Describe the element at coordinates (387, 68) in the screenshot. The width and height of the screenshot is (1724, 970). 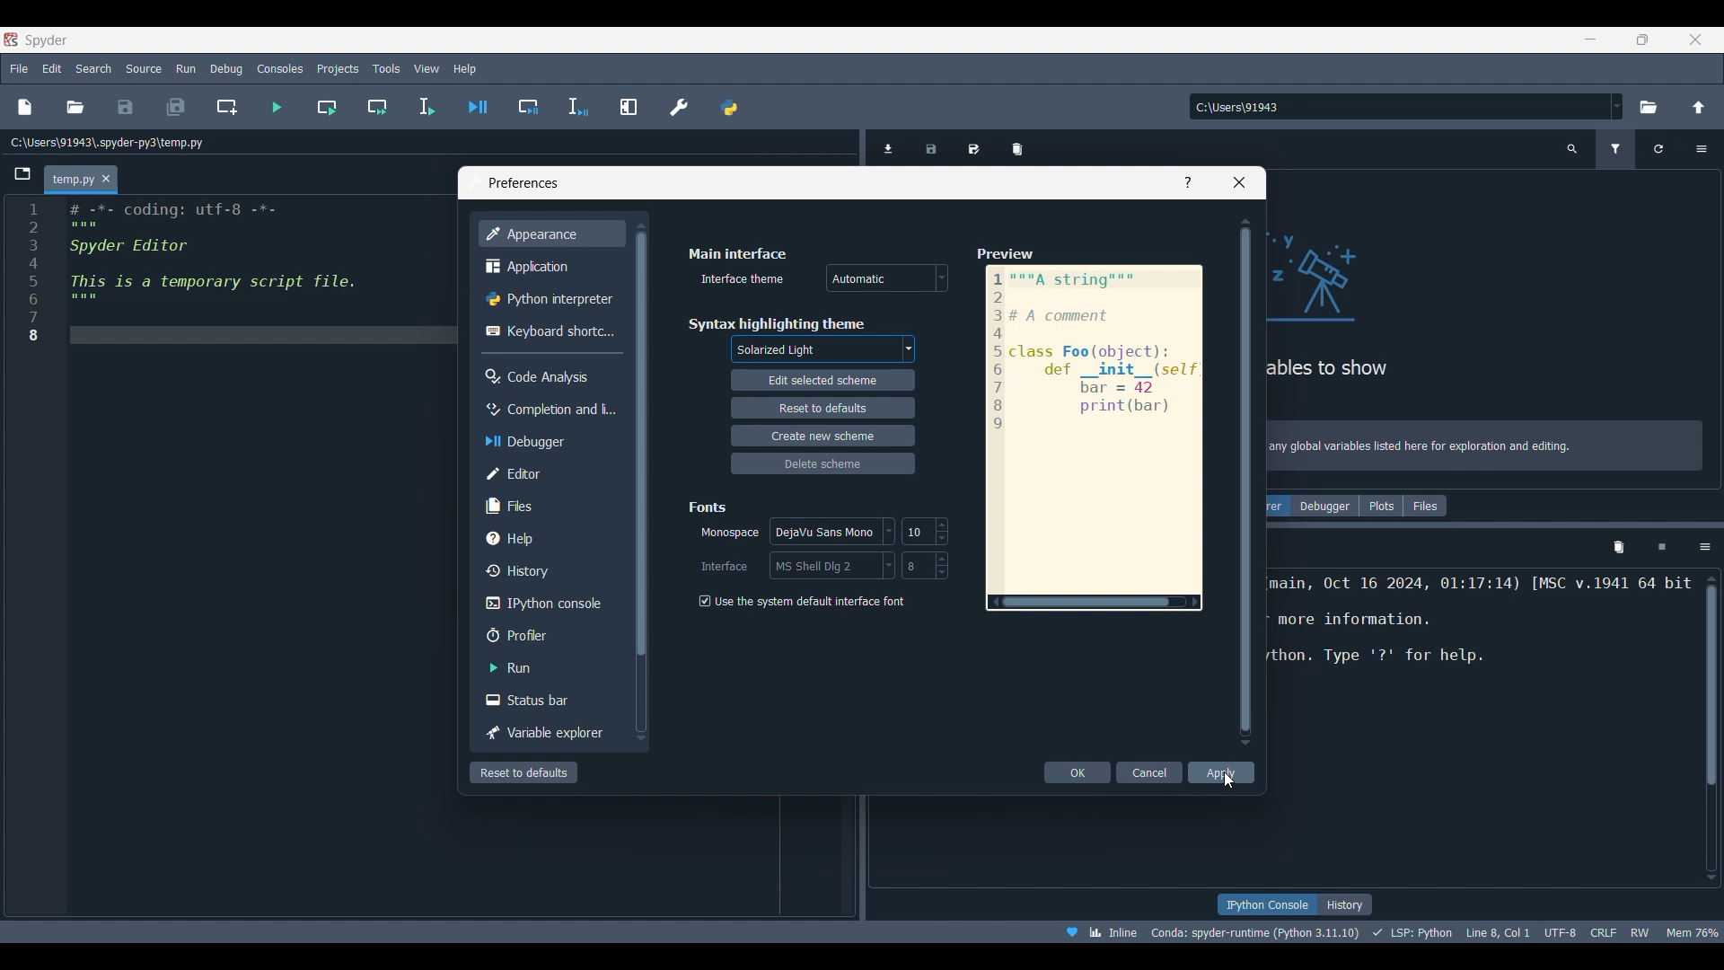
I see `Tools menu` at that location.